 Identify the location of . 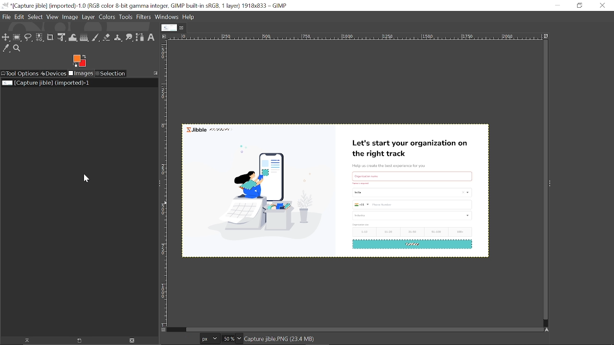
(189, 17).